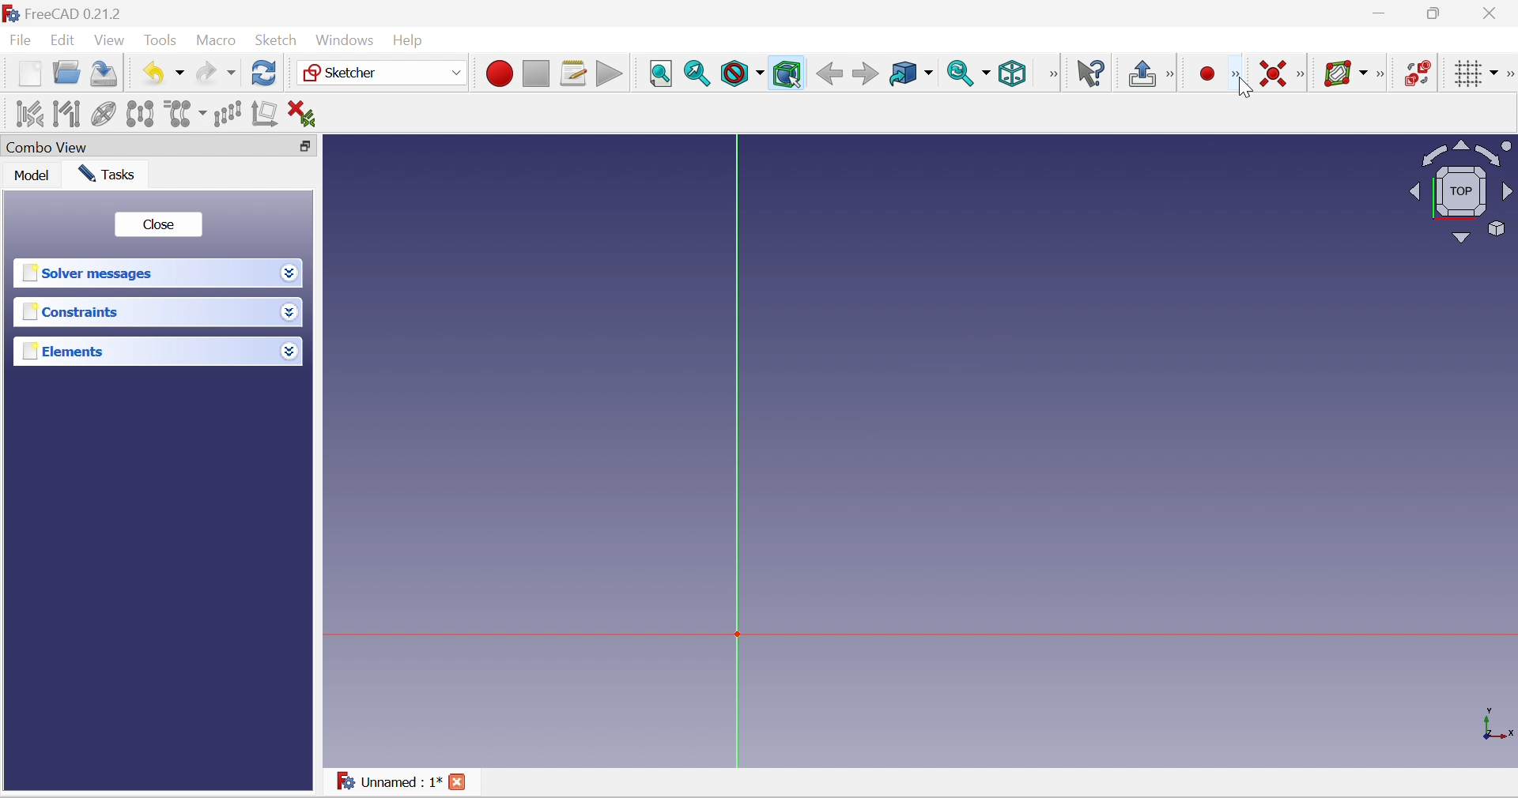 The height and width of the screenshot is (798, 1518). What do you see at coordinates (412, 41) in the screenshot?
I see `Help` at bounding box center [412, 41].